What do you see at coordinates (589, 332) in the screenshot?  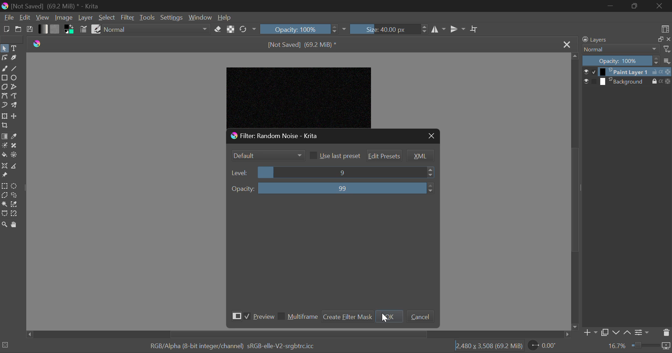 I see `Add Layer` at bounding box center [589, 332].